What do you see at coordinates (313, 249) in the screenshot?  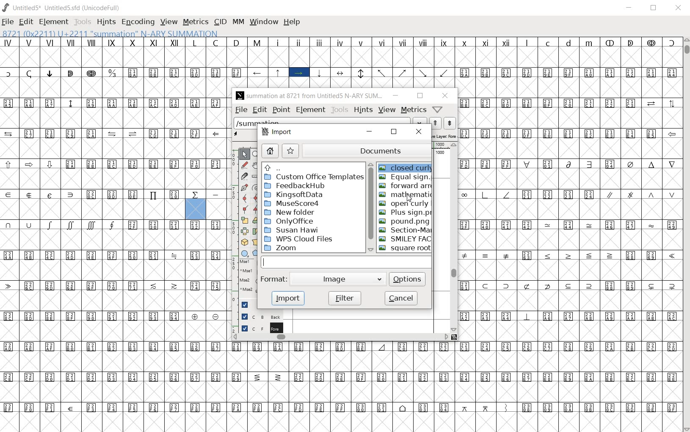 I see `zoom` at bounding box center [313, 249].